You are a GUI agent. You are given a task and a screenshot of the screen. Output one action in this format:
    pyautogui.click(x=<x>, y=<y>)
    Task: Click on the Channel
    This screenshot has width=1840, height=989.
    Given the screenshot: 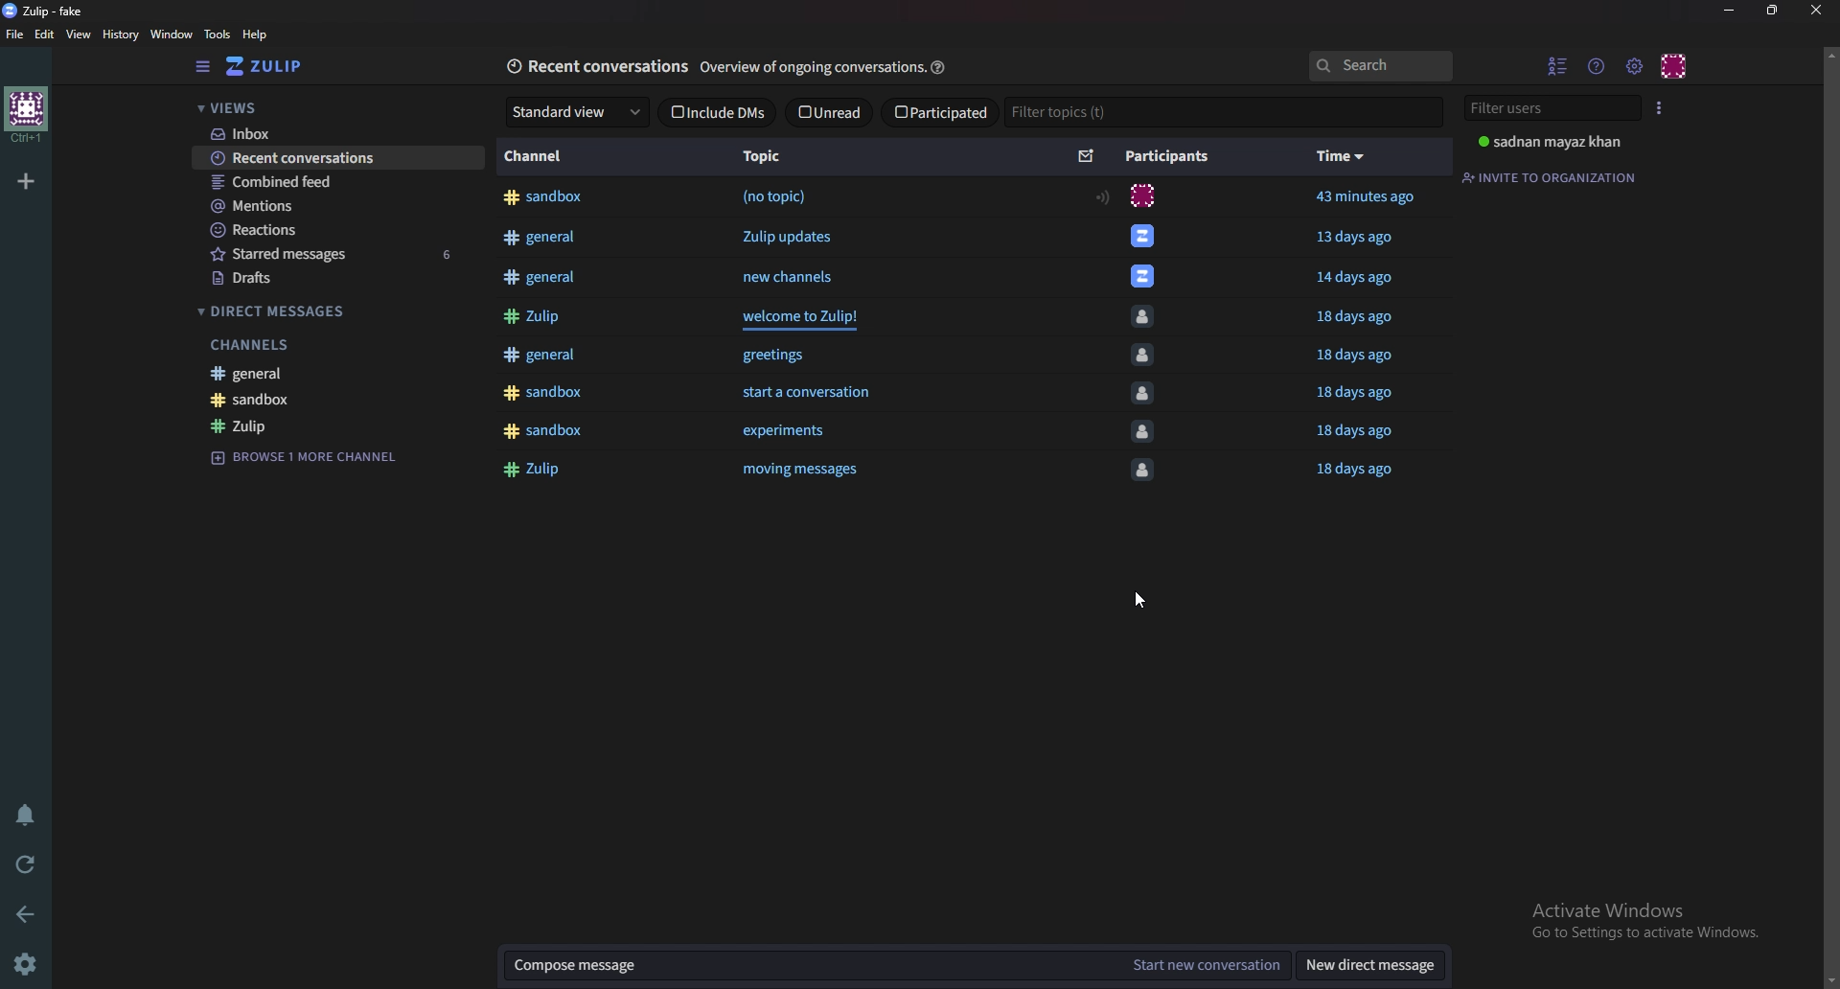 What is the action you would take?
    pyautogui.click(x=542, y=156)
    